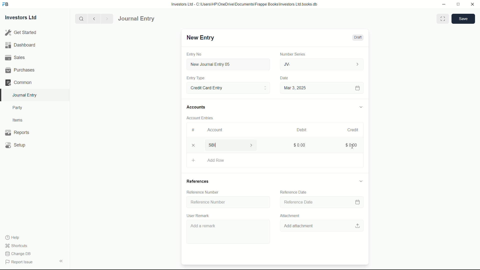 Image resolution: width=480 pixels, height=270 pixels. What do you see at coordinates (463, 19) in the screenshot?
I see `save` at bounding box center [463, 19].